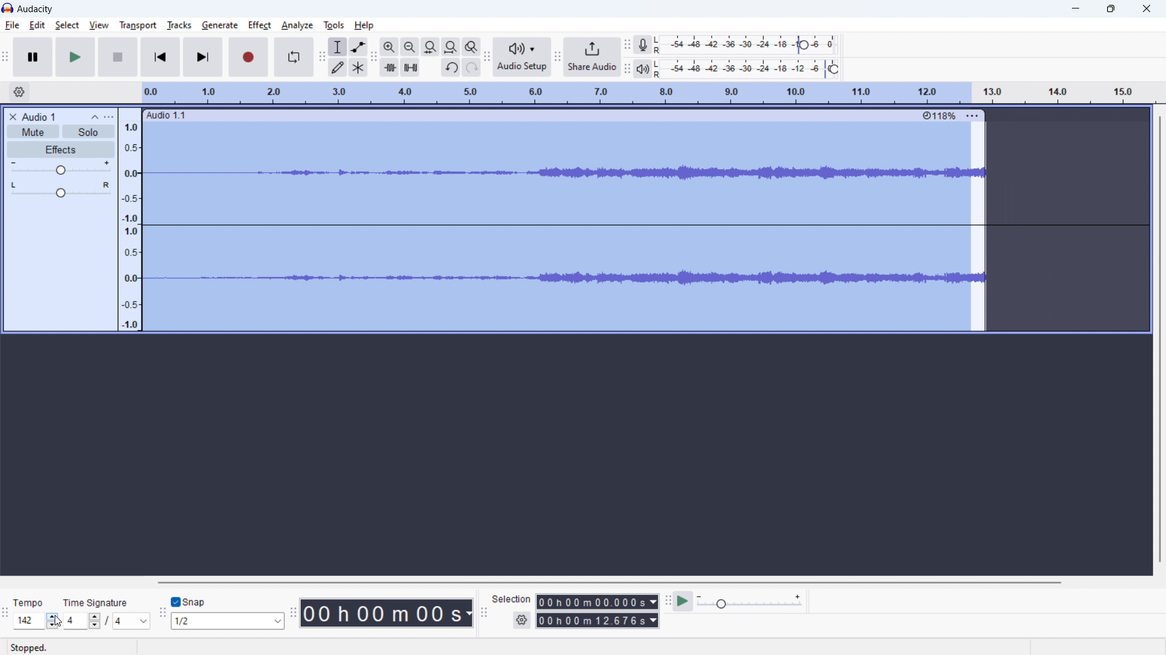 The height and width of the screenshot is (655, 1166). Describe the element at coordinates (451, 67) in the screenshot. I see `undo` at that location.